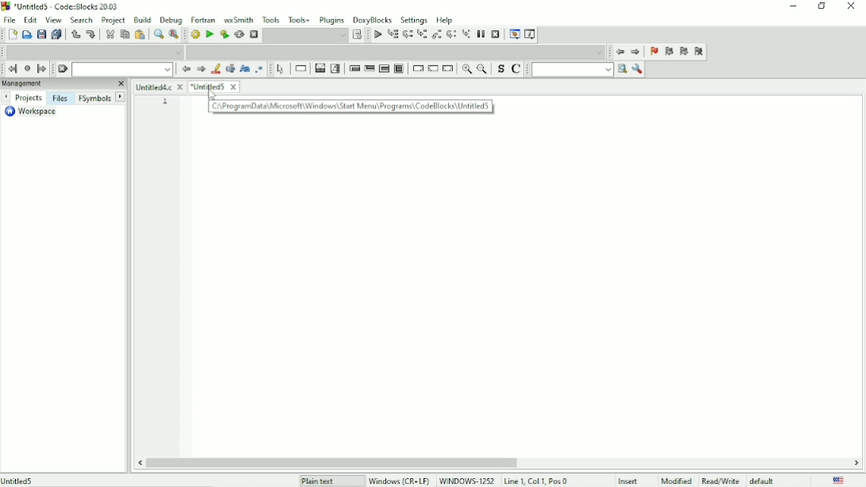 This screenshot has width=866, height=487. Describe the element at coordinates (572, 70) in the screenshot. I see `Run search` at that location.